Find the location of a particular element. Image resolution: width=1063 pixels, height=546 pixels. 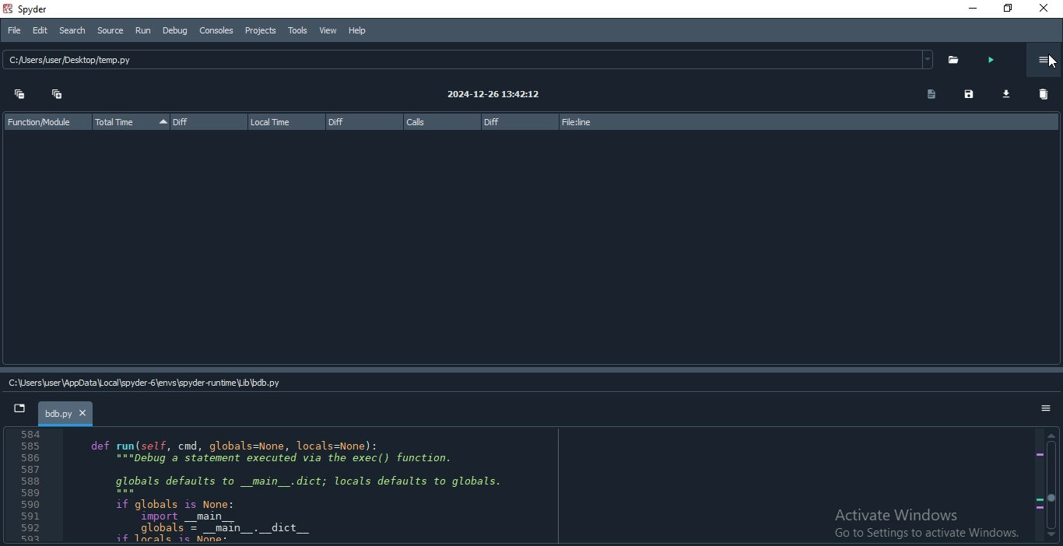

minimise is located at coordinates (971, 10).